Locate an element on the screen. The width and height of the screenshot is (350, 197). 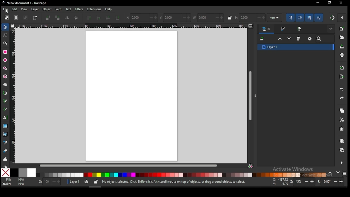
stroke and fill is located at coordinates (283, 29).